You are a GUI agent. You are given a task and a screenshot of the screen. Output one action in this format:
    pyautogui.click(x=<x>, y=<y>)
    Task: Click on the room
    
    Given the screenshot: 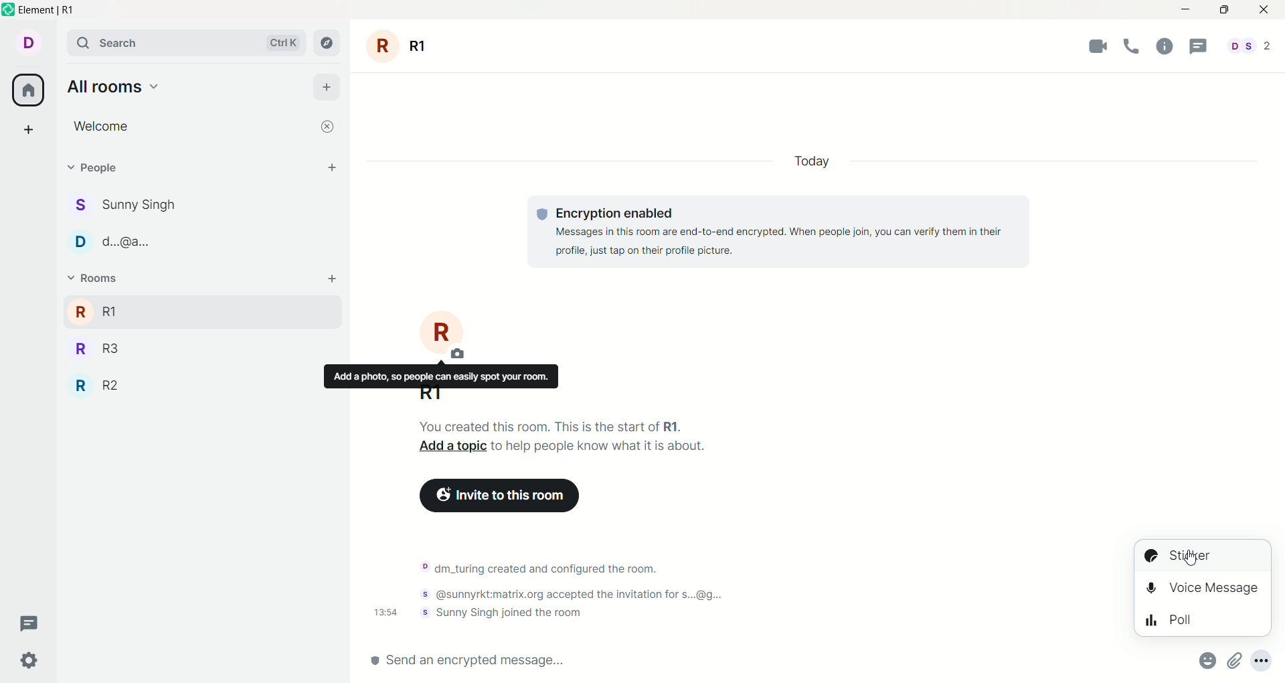 What is the action you would take?
    pyautogui.click(x=399, y=46)
    